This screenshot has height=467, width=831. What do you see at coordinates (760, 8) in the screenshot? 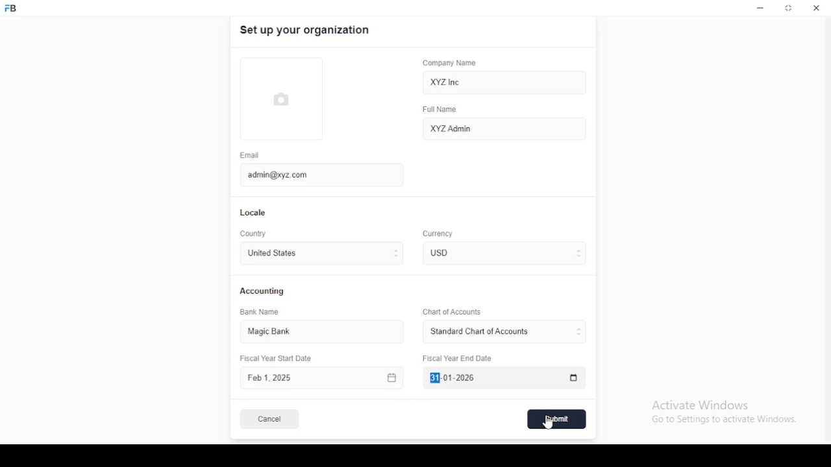
I see `minimize` at bounding box center [760, 8].